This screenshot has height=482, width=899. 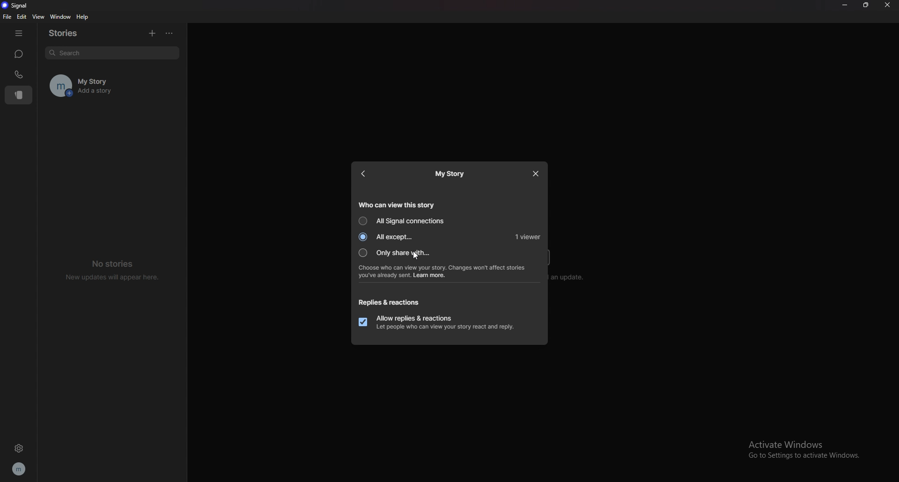 What do you see at coordinates (391, 302) in the screenshot?
I see `replies and reactions` at bounding box center [391, 302].